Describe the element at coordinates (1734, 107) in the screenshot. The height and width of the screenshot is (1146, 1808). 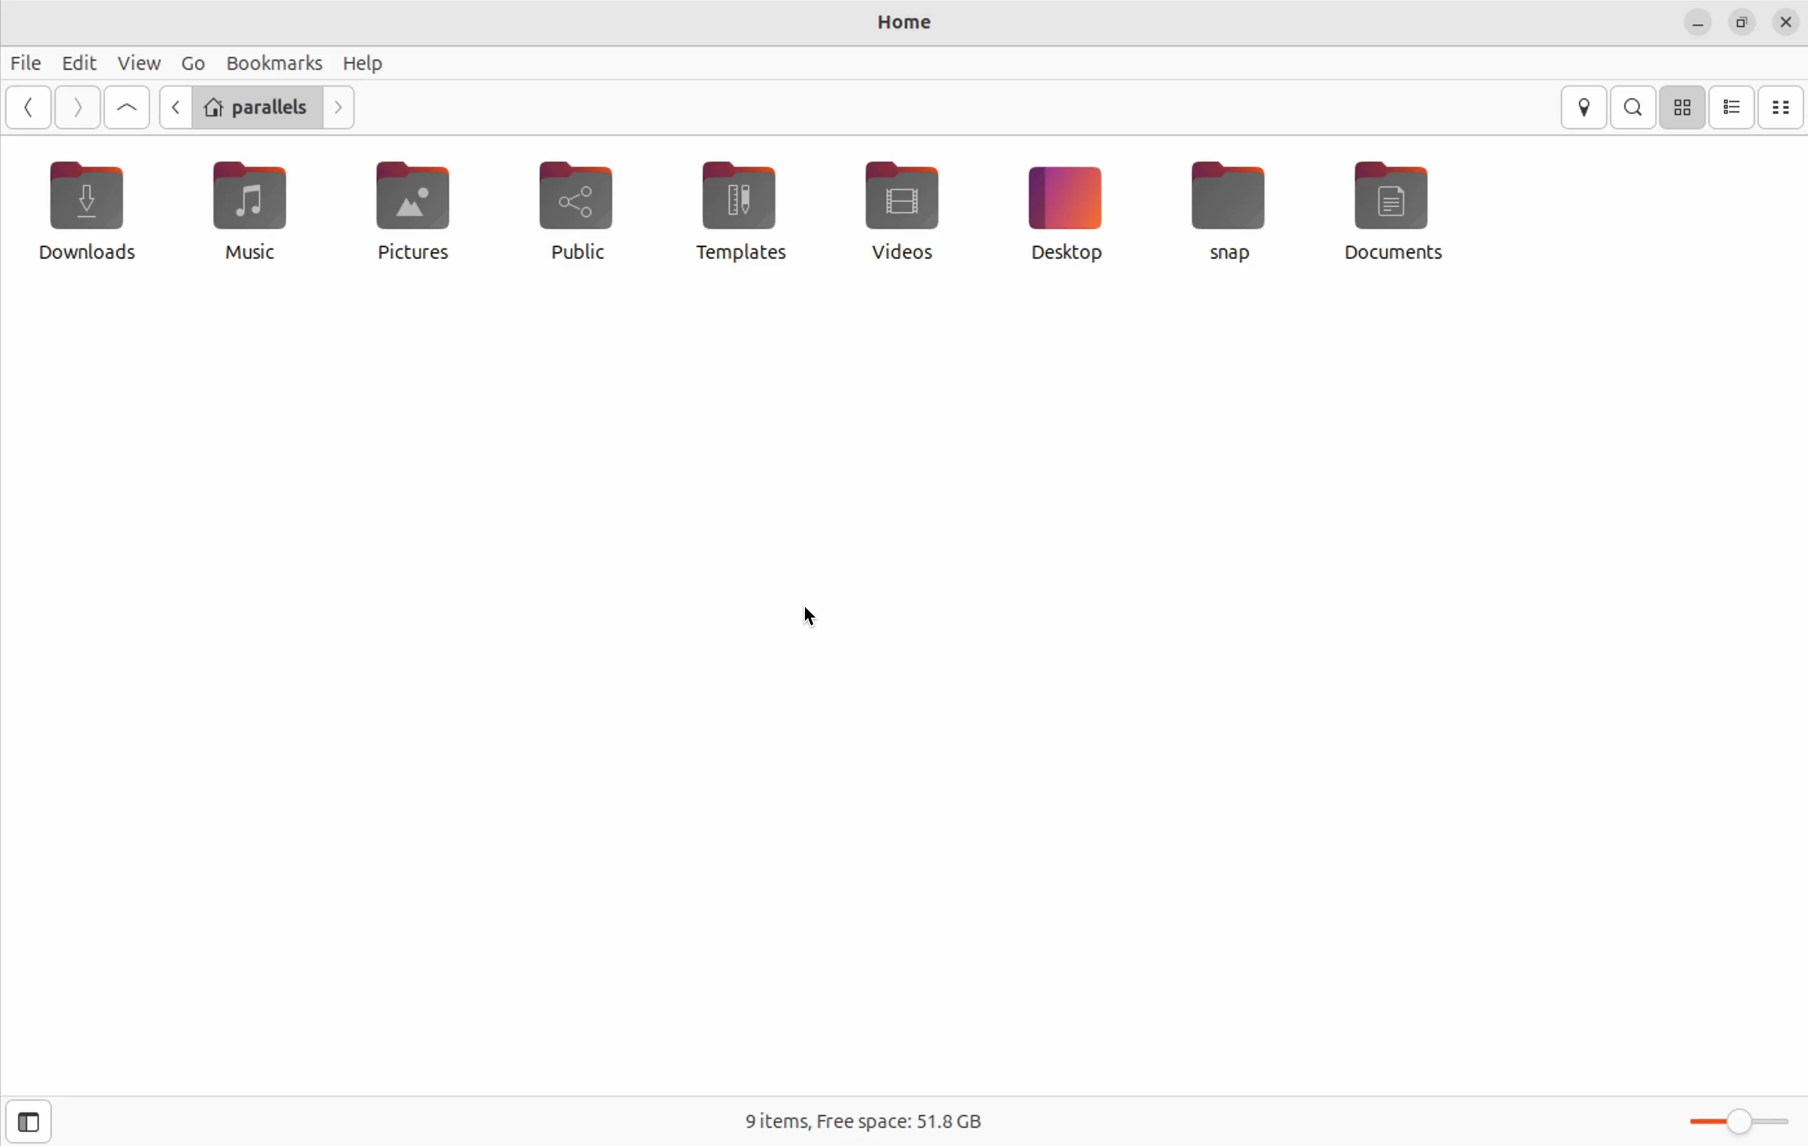
I see `list view` at that location.